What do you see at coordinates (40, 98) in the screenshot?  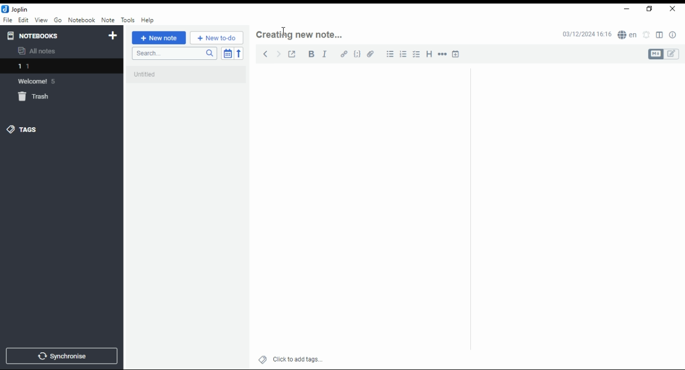 I see `trash` at bounding box center [40, 98].